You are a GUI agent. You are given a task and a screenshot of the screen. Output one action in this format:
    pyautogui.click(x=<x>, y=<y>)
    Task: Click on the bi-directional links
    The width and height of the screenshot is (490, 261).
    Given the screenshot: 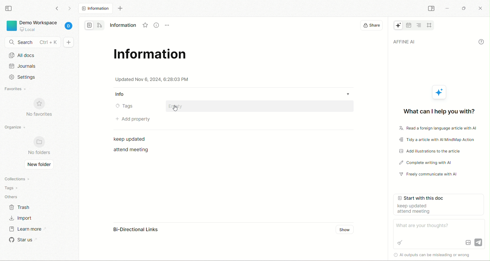 What is the action you would take?
    pyautogui.click(x=131, y=230)
    